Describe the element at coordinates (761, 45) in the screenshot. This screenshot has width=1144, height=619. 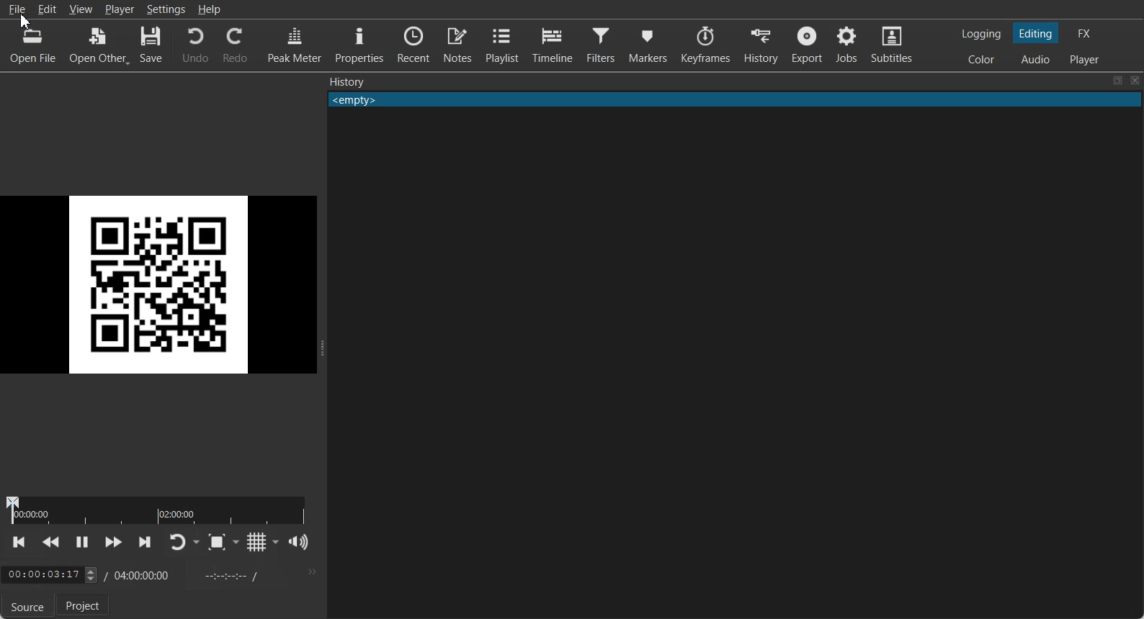
I see `History` at that location.